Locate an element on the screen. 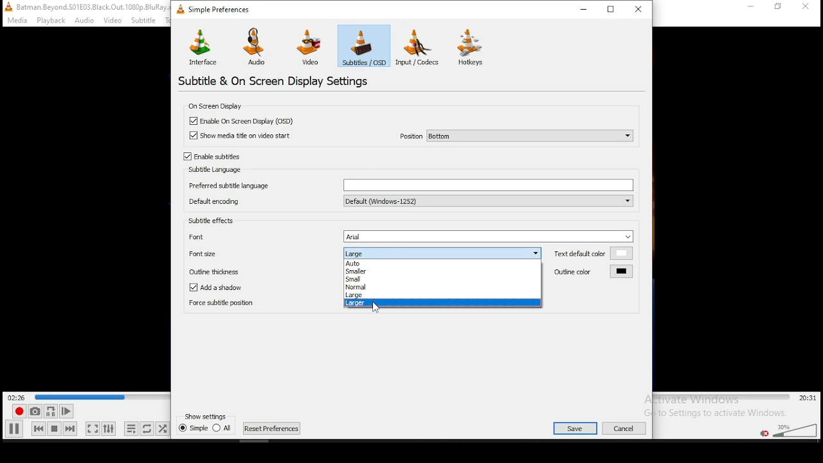 This screenshot has height=463, width=823. toggle playlist is located at coordinates (131, 428).